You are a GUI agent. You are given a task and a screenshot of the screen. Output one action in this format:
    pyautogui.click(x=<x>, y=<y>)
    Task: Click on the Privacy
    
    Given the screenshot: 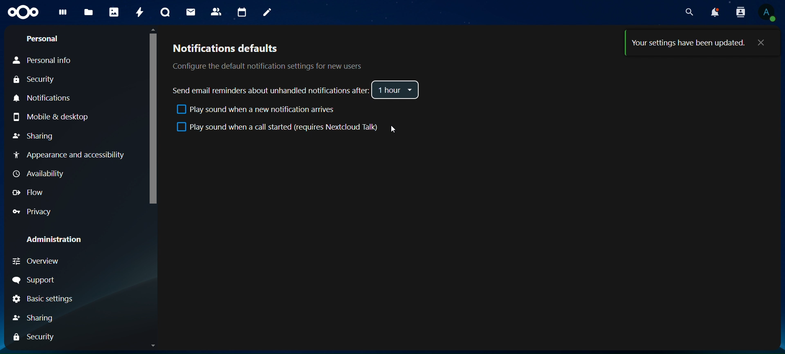 What is the action you would take?
    pyautogui.click(x=31, y=212)
    